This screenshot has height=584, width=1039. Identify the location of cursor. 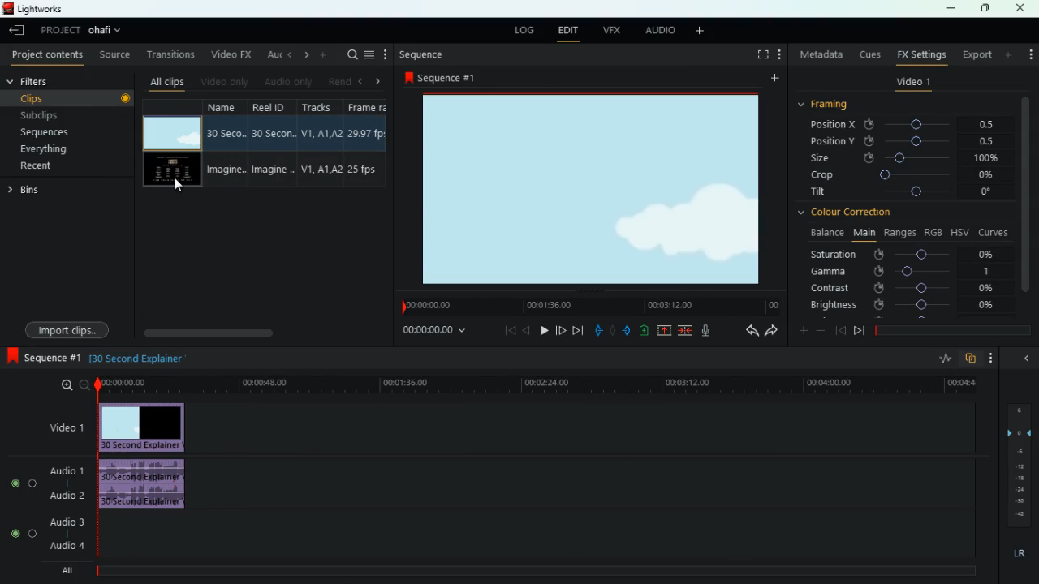
(181, 185).